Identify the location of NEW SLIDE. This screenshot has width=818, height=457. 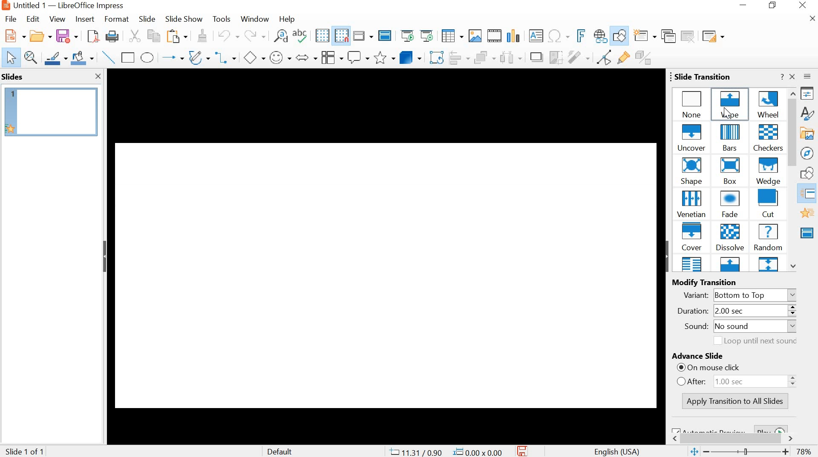
(645, 35).